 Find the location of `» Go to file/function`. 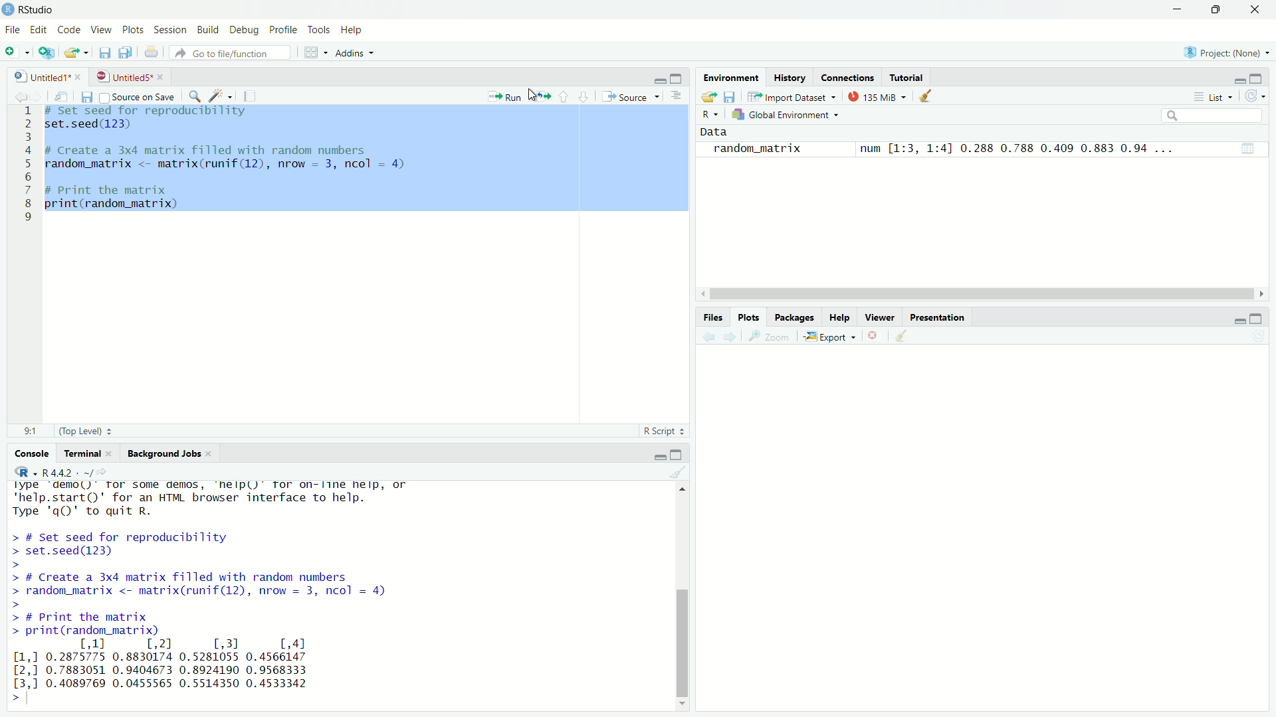

» Go to file/function is located at coordinates (223, 52).